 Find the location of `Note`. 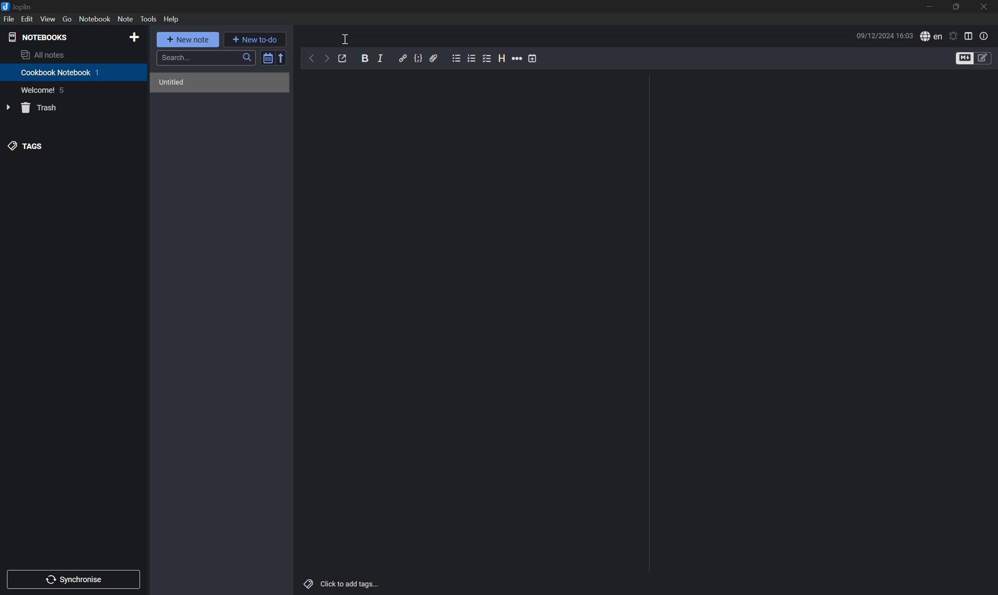

Note is located at coordinates (125, 18).